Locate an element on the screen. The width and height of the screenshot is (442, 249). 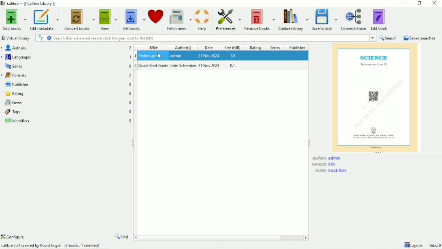
1 is located at coordinates (130, 57).